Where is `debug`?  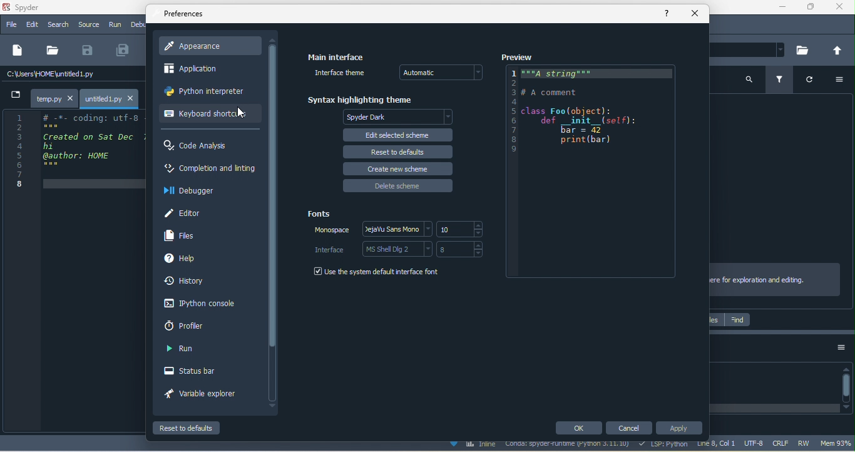 debug is located at coordinates (138, 24).